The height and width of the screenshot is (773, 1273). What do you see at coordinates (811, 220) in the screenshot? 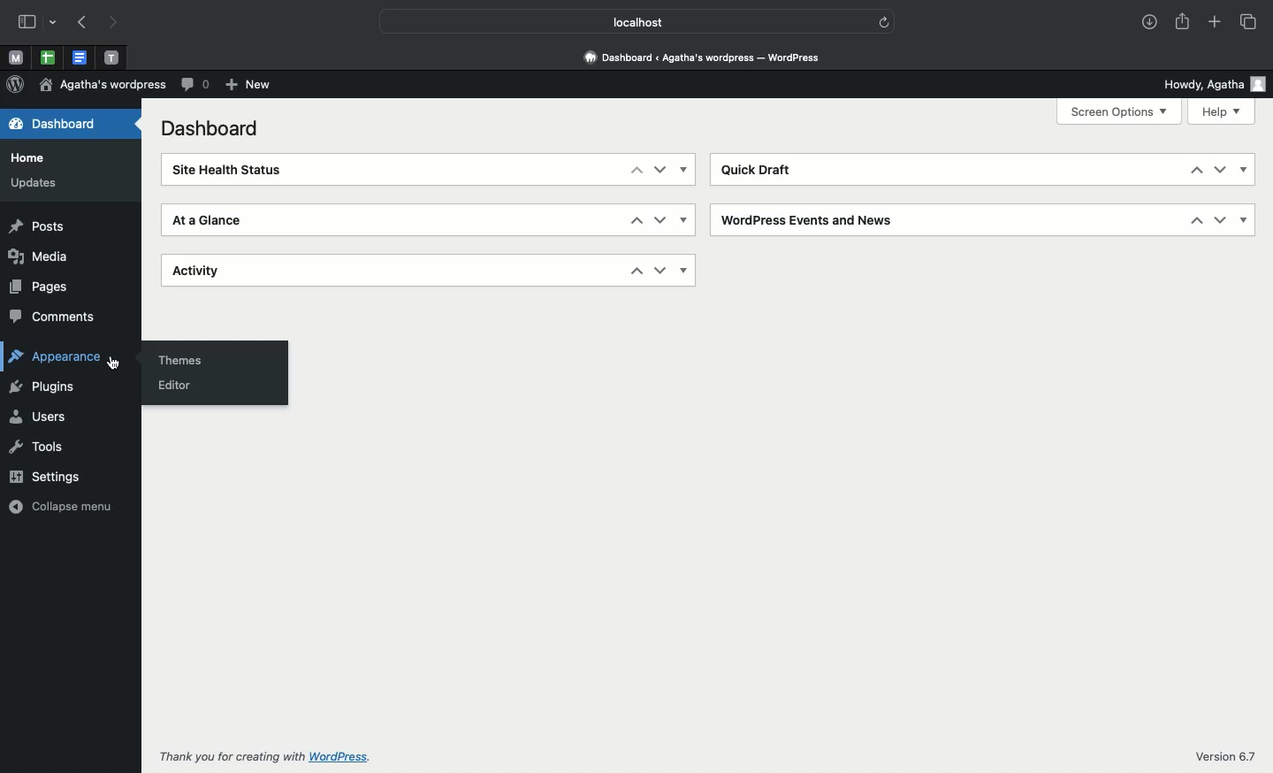
I see `Wordpress events and news` at bounding box center [811, 220].